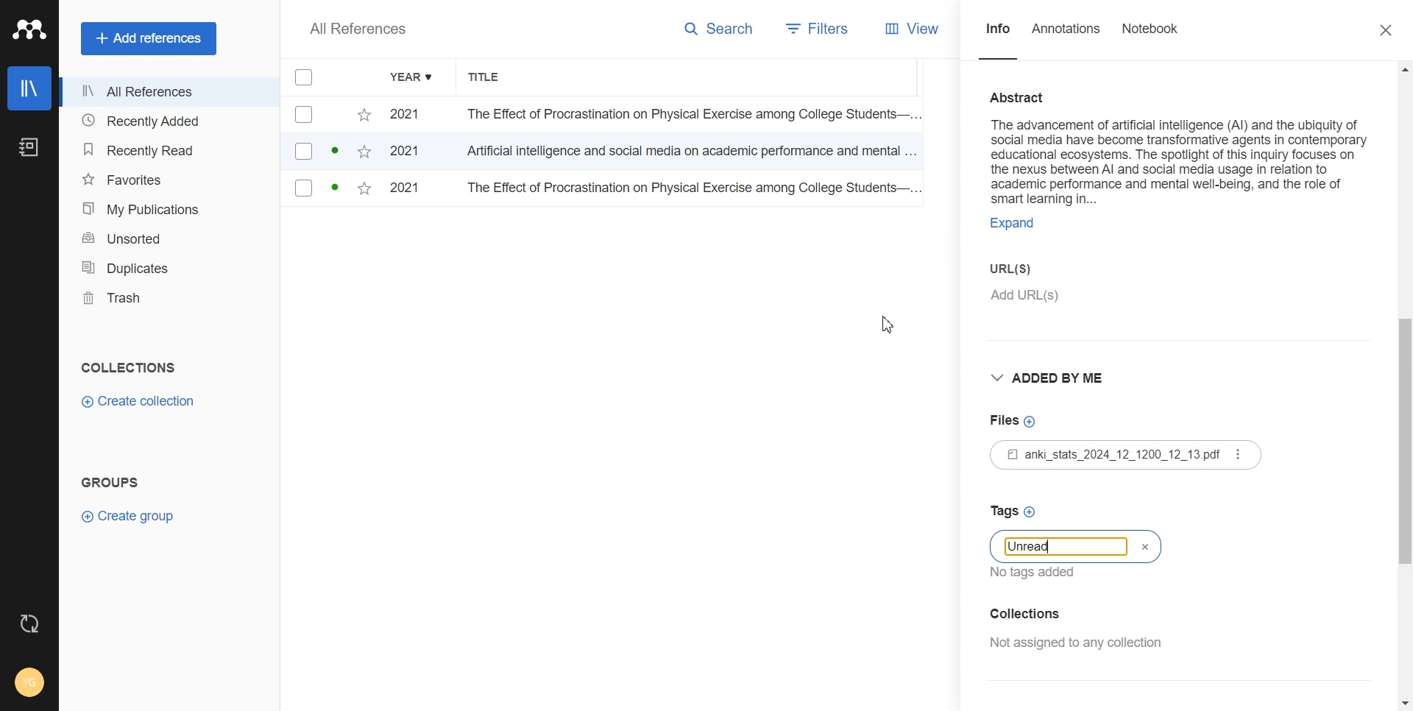 This screenshot has width=1413, height=711. Describe the element at coordinates (329, 115) in the screenshot. I see `checkbox` at that location.